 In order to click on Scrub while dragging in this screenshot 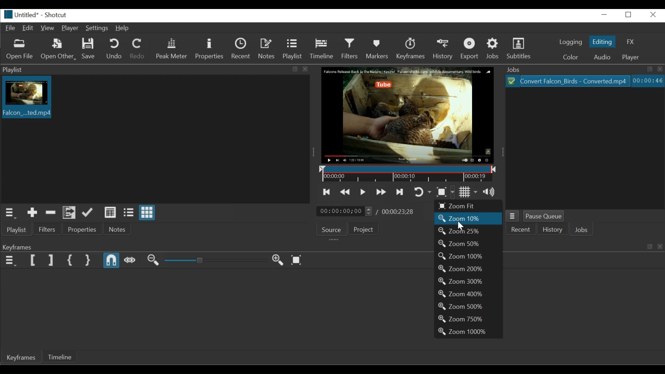, I will do `click(130, 261)`.